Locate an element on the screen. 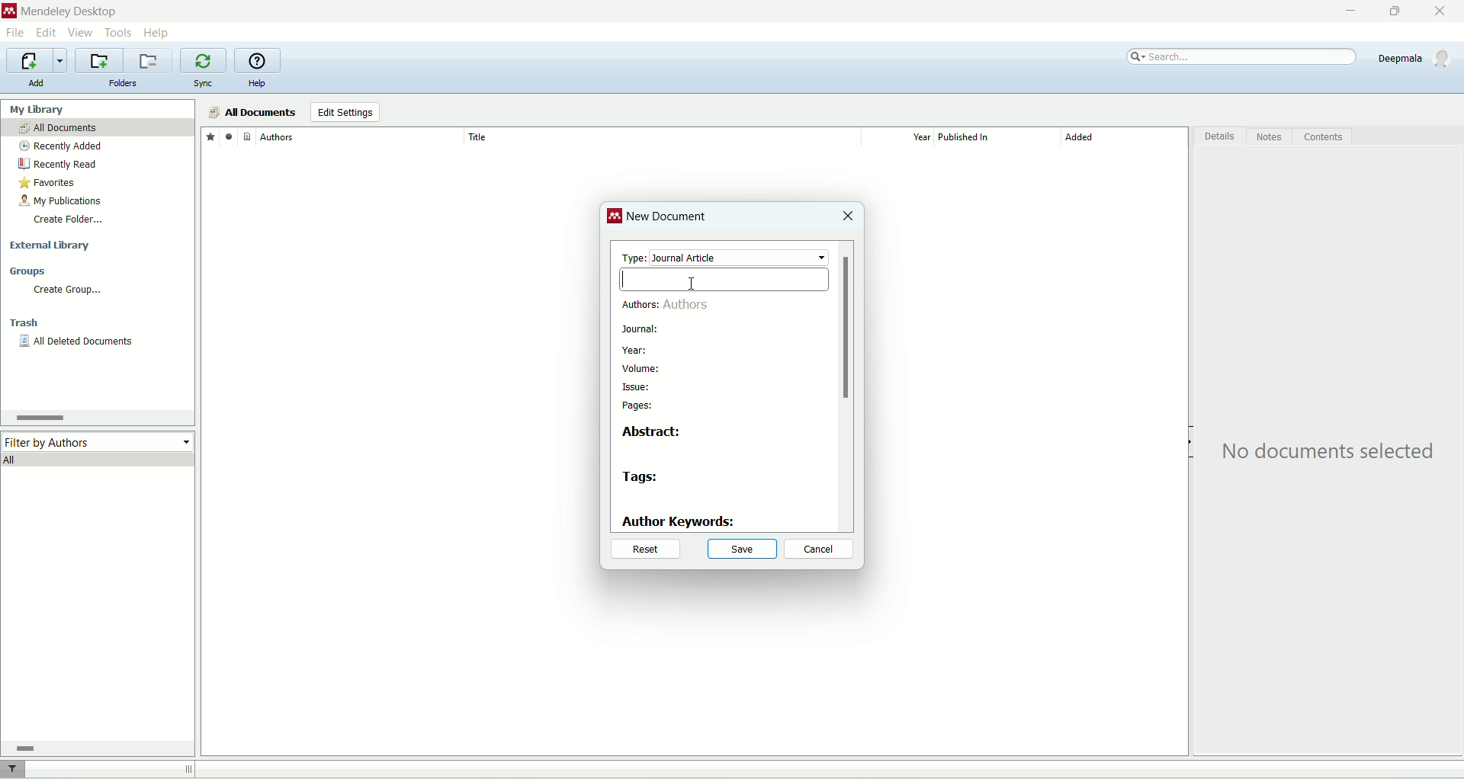 The height and width of the screenshot is (779, 1464). filter is located at coordinates (14, 769).